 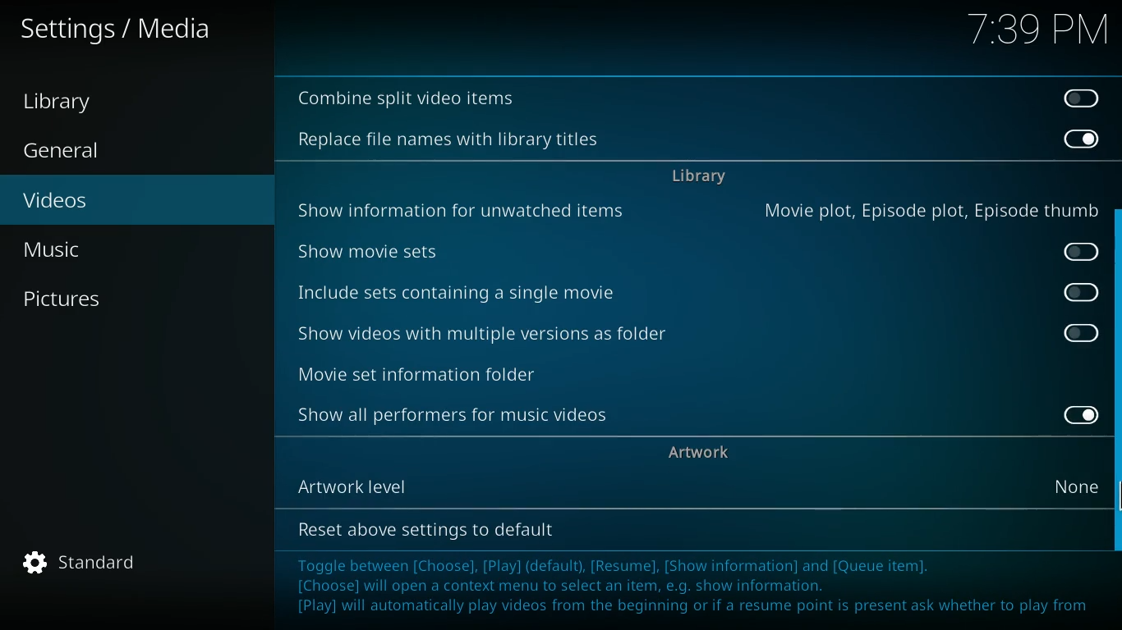 What do you see at coordinates (448, 140) in the screenshot?
I see `Replace file names with library titles` at bounding box center [448, 140].